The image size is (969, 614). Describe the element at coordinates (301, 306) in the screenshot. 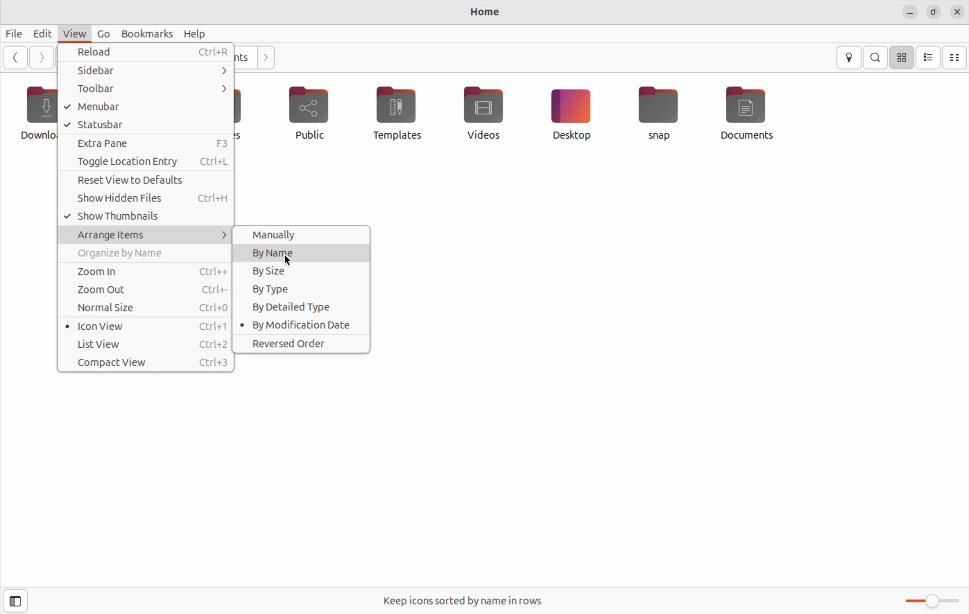

I see `by detailed type` at that location.